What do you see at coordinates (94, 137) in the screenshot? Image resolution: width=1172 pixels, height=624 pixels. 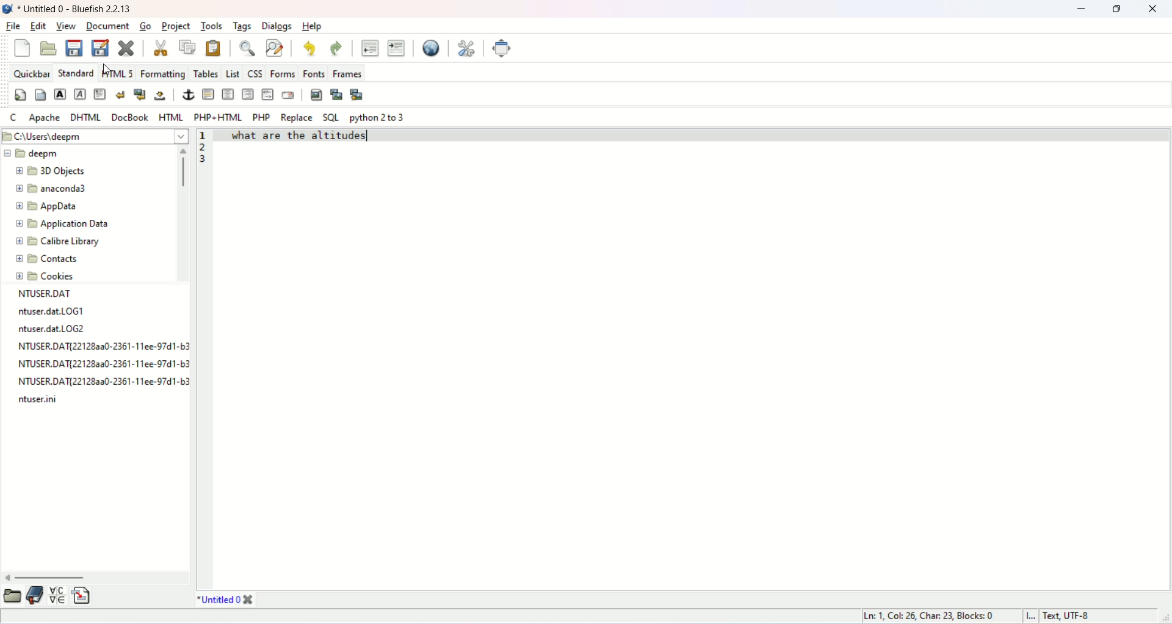 I see `location` at bounding box center [94, 137].